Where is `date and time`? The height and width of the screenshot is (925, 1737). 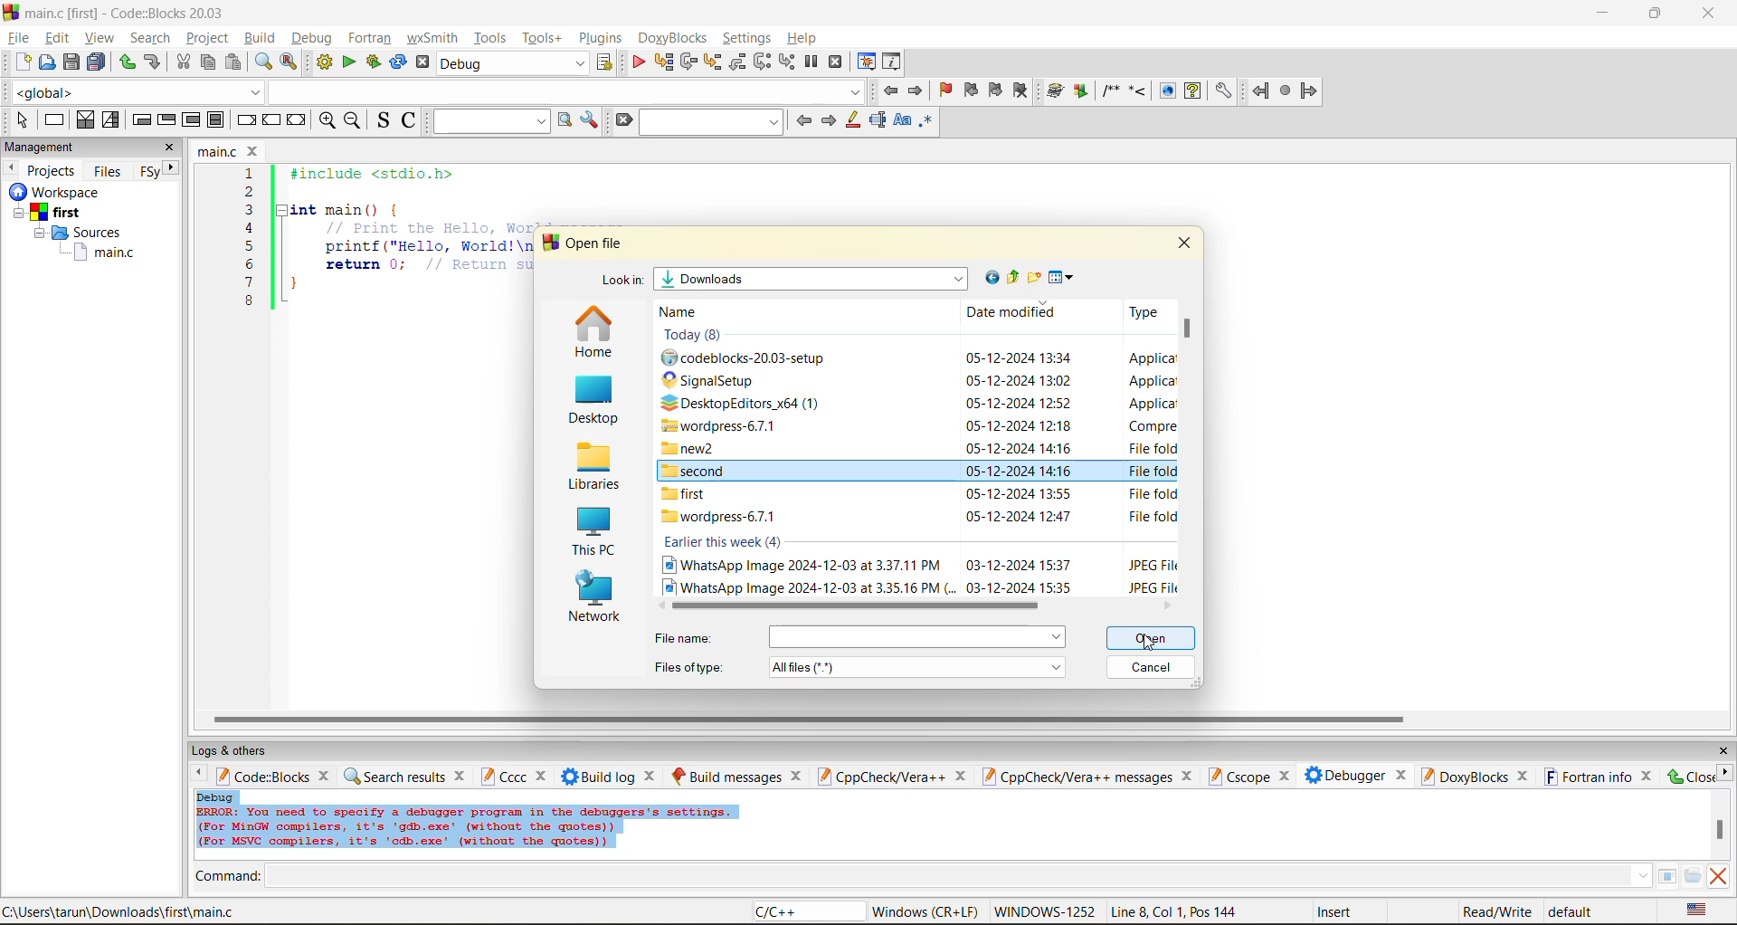 date and time is located at coordinates (1018, 564).